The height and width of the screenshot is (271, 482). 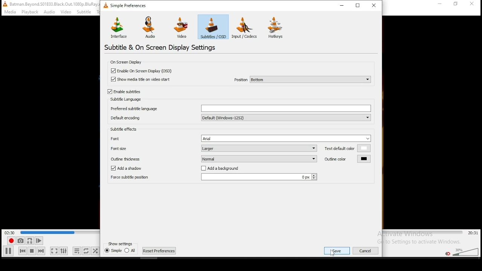 I want to click on record, so click(x=11, y=241).